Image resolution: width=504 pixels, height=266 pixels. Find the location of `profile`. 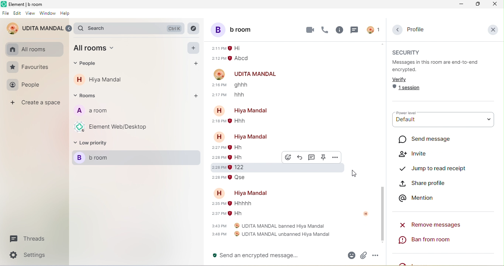

profile is located at coordinates (415, 29).